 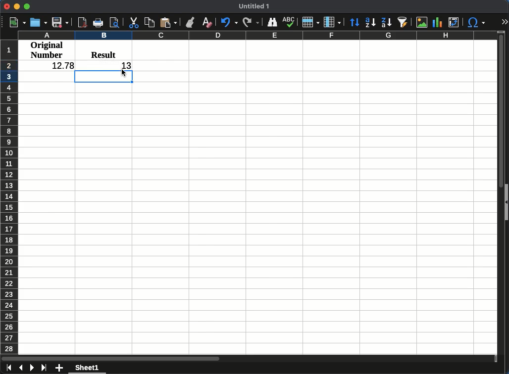 What do you see at coordinates (251, 23) in the screenshot?
I see `Redo` at bounding box center [251, 23].